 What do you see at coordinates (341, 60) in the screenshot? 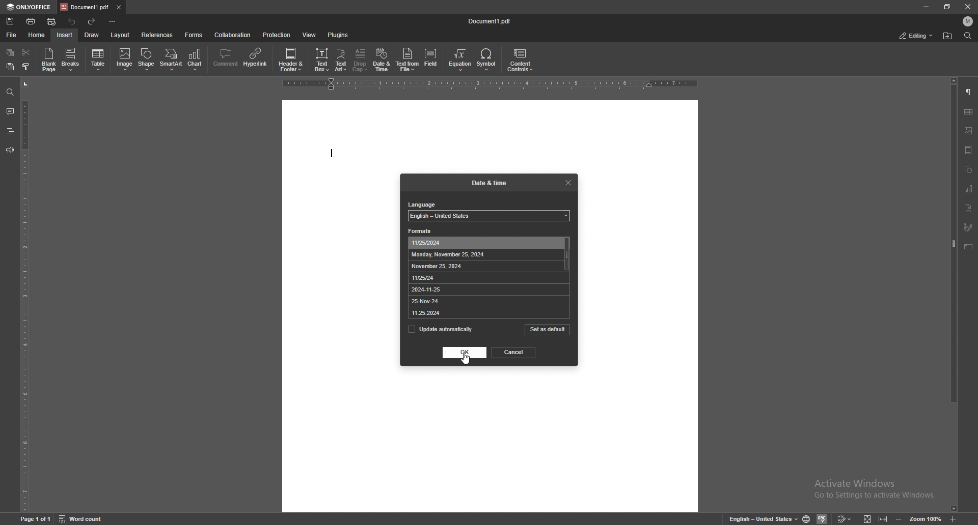
I see `text art` at bounding box center [341, 60].